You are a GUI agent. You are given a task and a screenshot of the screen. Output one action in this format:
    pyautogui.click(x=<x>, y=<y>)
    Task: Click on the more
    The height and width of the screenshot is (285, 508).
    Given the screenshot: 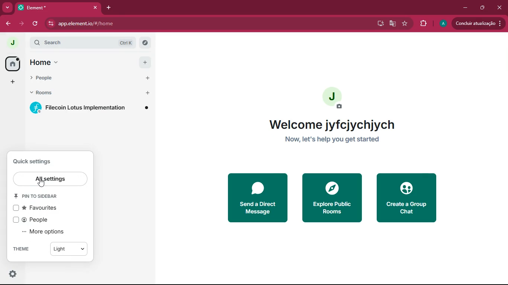 What is the action you would take?
    pyautogui.click(x=8, y=7)
    